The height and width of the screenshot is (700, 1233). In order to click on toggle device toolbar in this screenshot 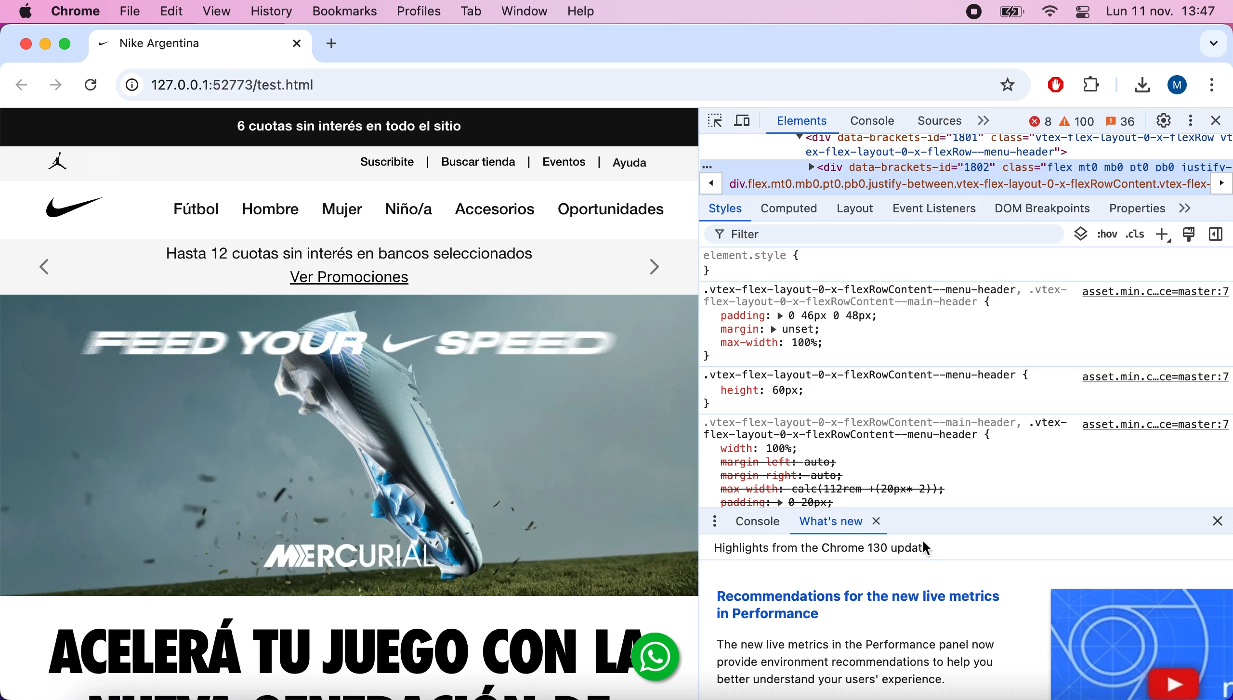, I will do `click(748, 122)`.